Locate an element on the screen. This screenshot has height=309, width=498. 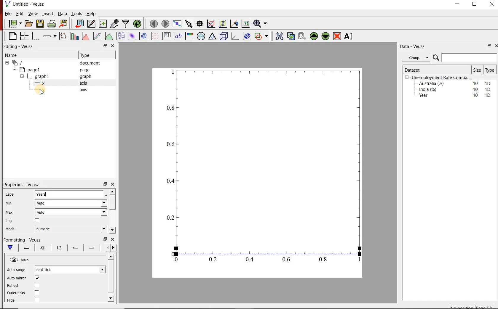
3d scenes is located at coordinates (223, 36).